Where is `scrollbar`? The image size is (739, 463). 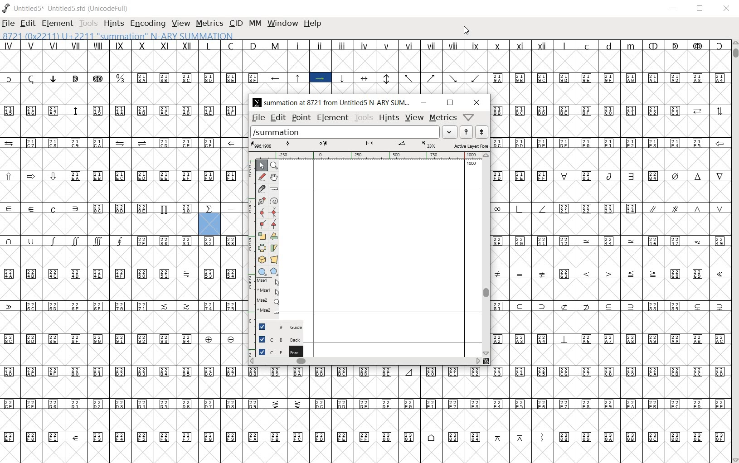
scrollbar is located at coordinates (365, 361).